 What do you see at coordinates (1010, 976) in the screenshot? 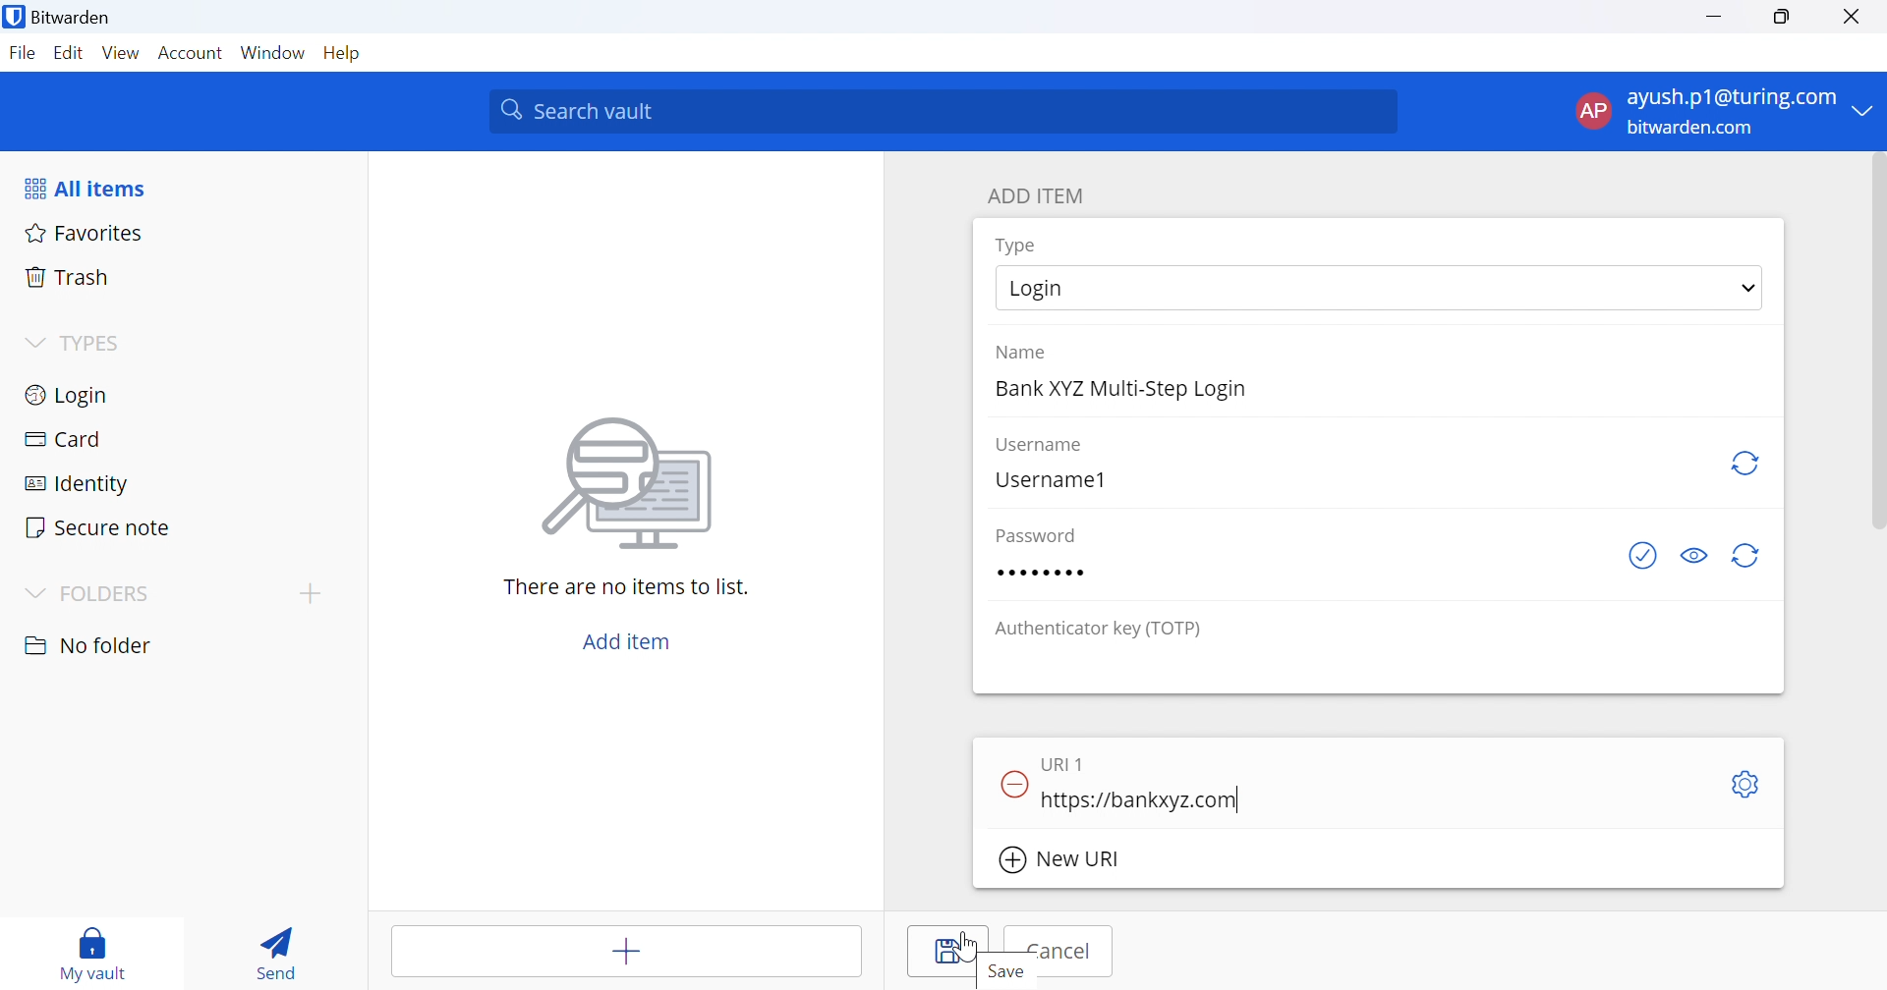
I see `Save` at bounding box center [1010, 976].